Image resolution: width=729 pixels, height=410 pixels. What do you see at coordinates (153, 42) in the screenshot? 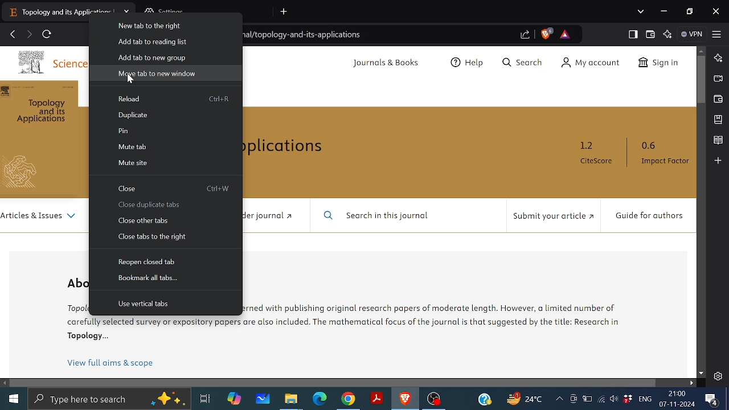
I see `Add tab to reading list` at bounding box center [153, 42].